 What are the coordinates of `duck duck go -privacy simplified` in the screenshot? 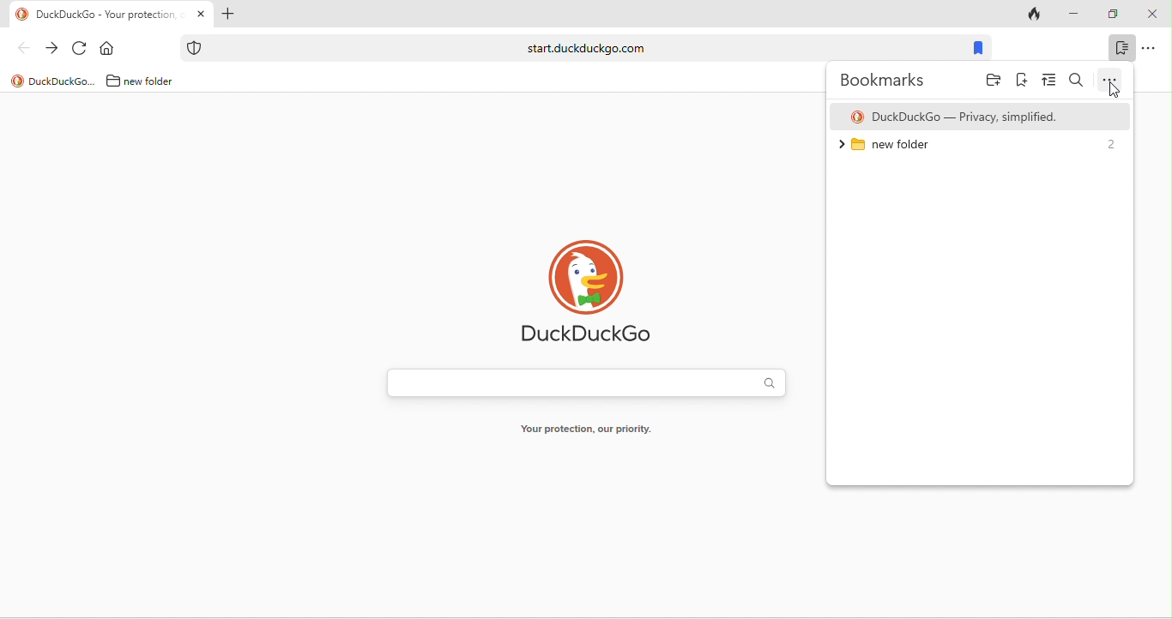 It's located at (967, 117).